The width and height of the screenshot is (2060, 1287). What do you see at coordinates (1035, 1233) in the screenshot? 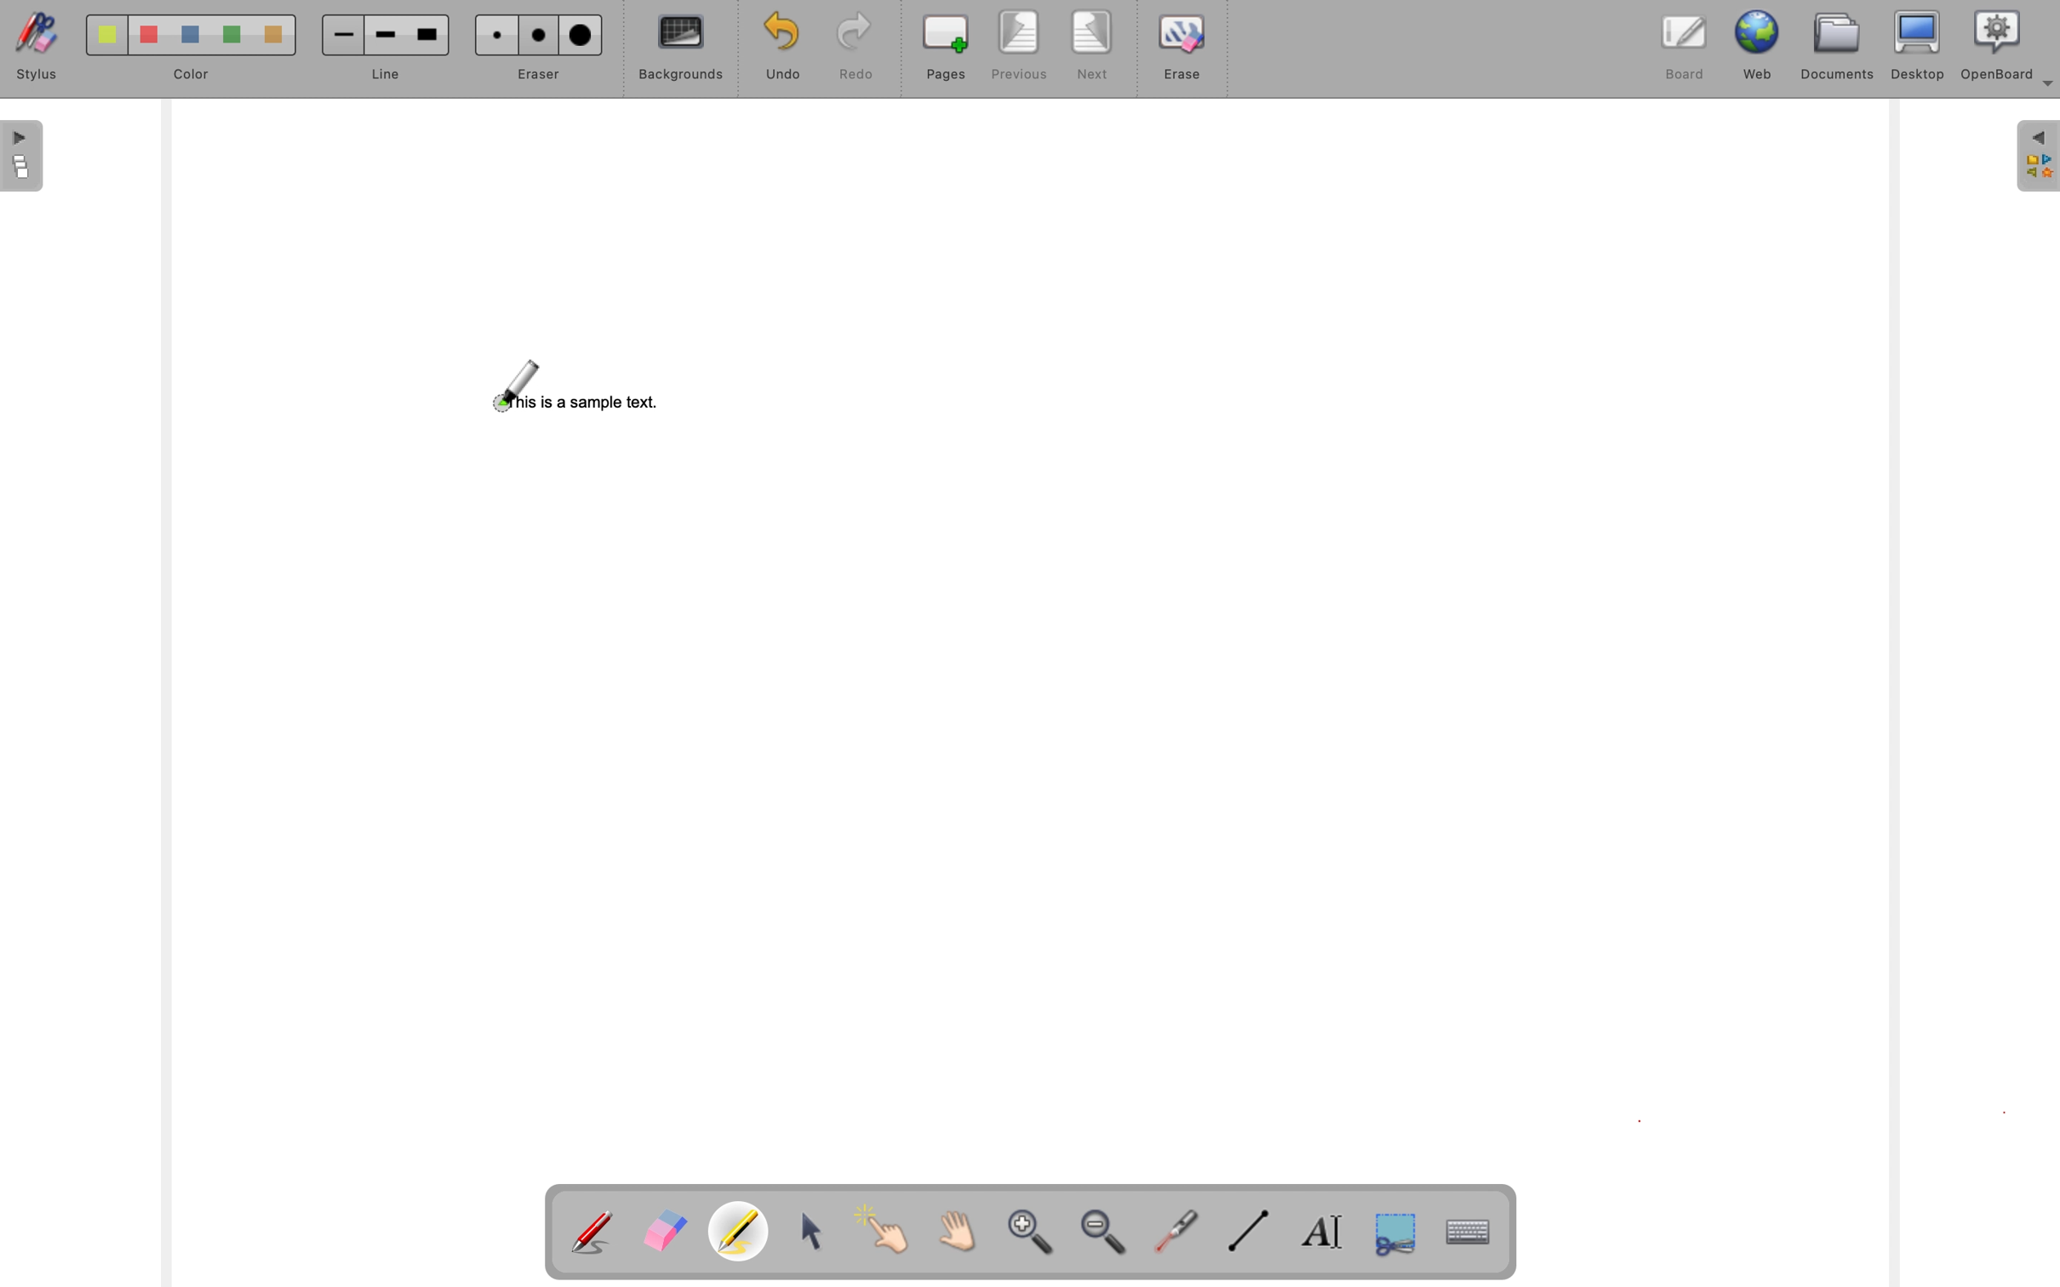
I see `zoom in` at bounding box center [1035, 1233].